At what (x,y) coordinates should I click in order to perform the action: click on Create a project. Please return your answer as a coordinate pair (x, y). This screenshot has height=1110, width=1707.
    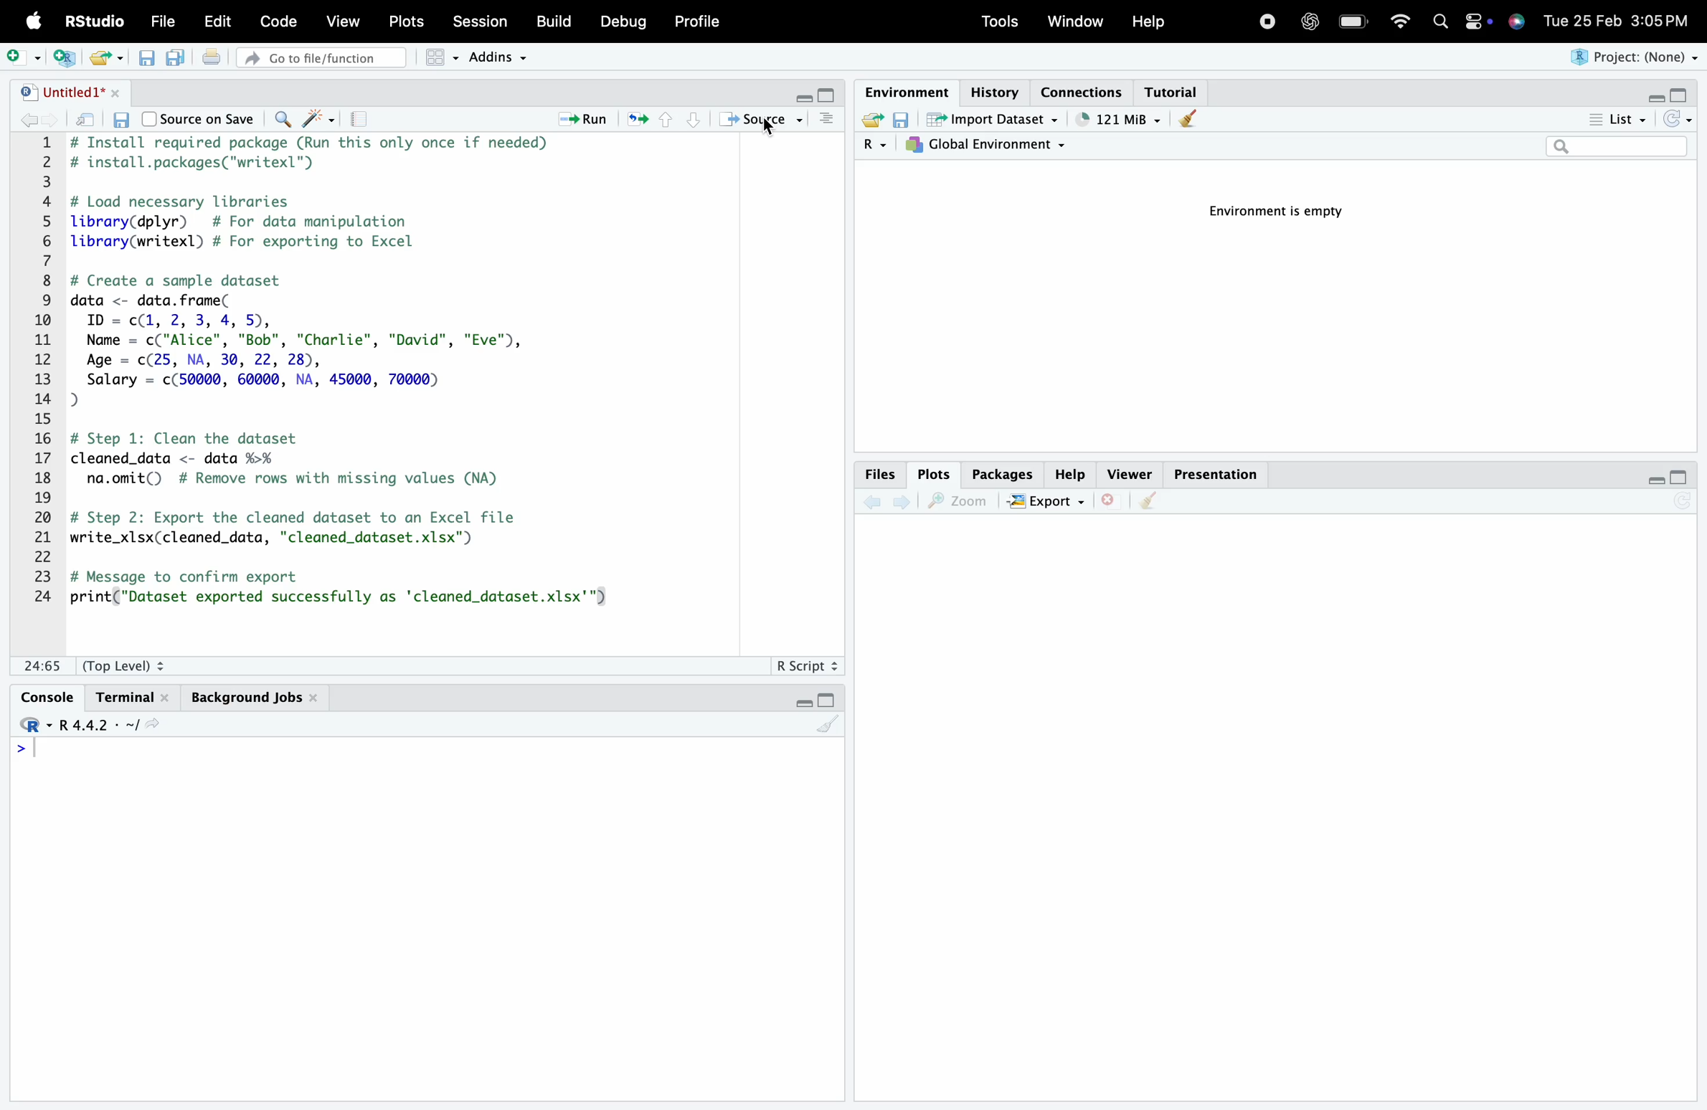
    Looking at the image, I should click on (61, 57).